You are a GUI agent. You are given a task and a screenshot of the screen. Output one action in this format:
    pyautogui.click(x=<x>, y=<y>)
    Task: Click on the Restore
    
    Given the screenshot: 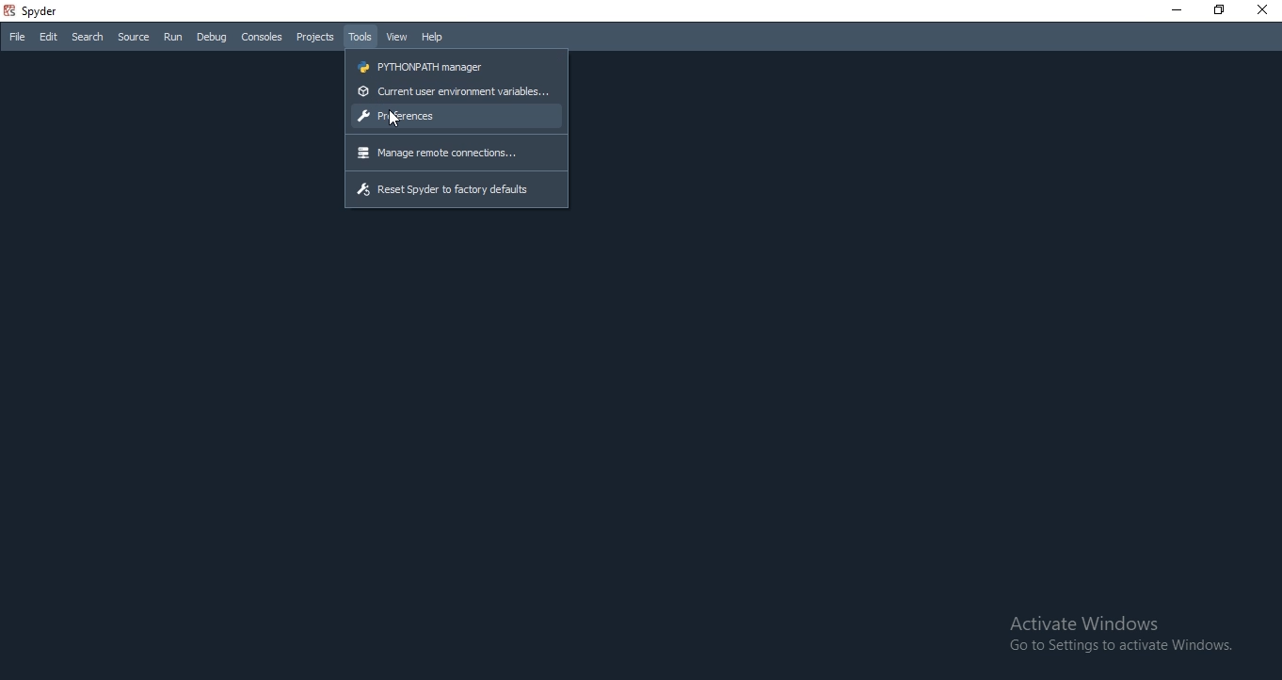 What is the action you would take?
    pyautogui.click(x=1220, y=9)
    